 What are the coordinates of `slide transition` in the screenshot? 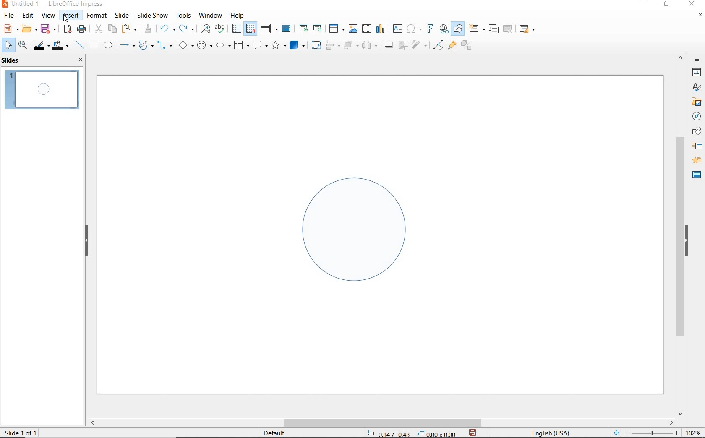 It's located at (697, 146).